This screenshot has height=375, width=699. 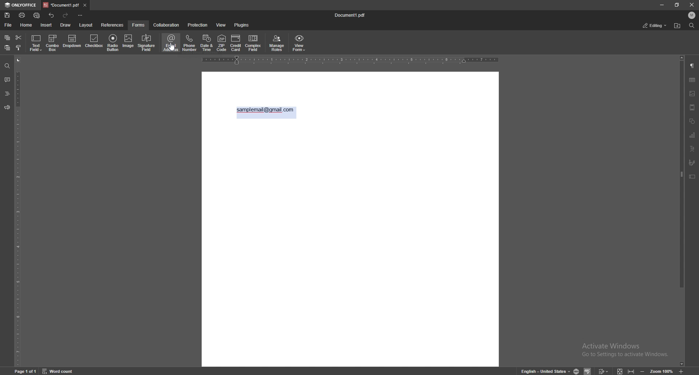 What do you see at coordinates (95, 42) in the screenshot?
I see `checkbox` at bounding box center [95, 42].